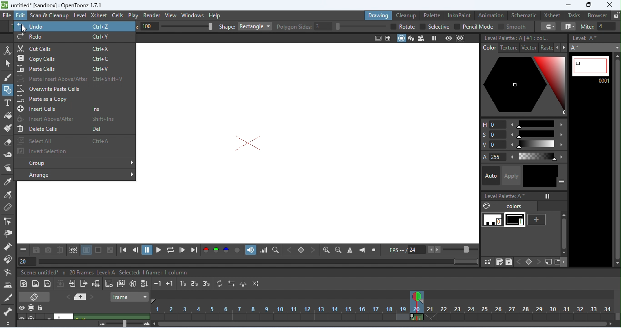 This screenshot has width=621, height=328. I want to click on file, so click(6, 15).